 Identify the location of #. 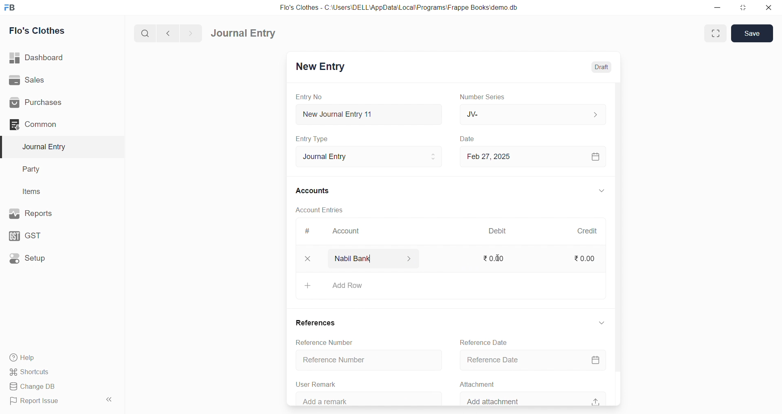
(307, 231).